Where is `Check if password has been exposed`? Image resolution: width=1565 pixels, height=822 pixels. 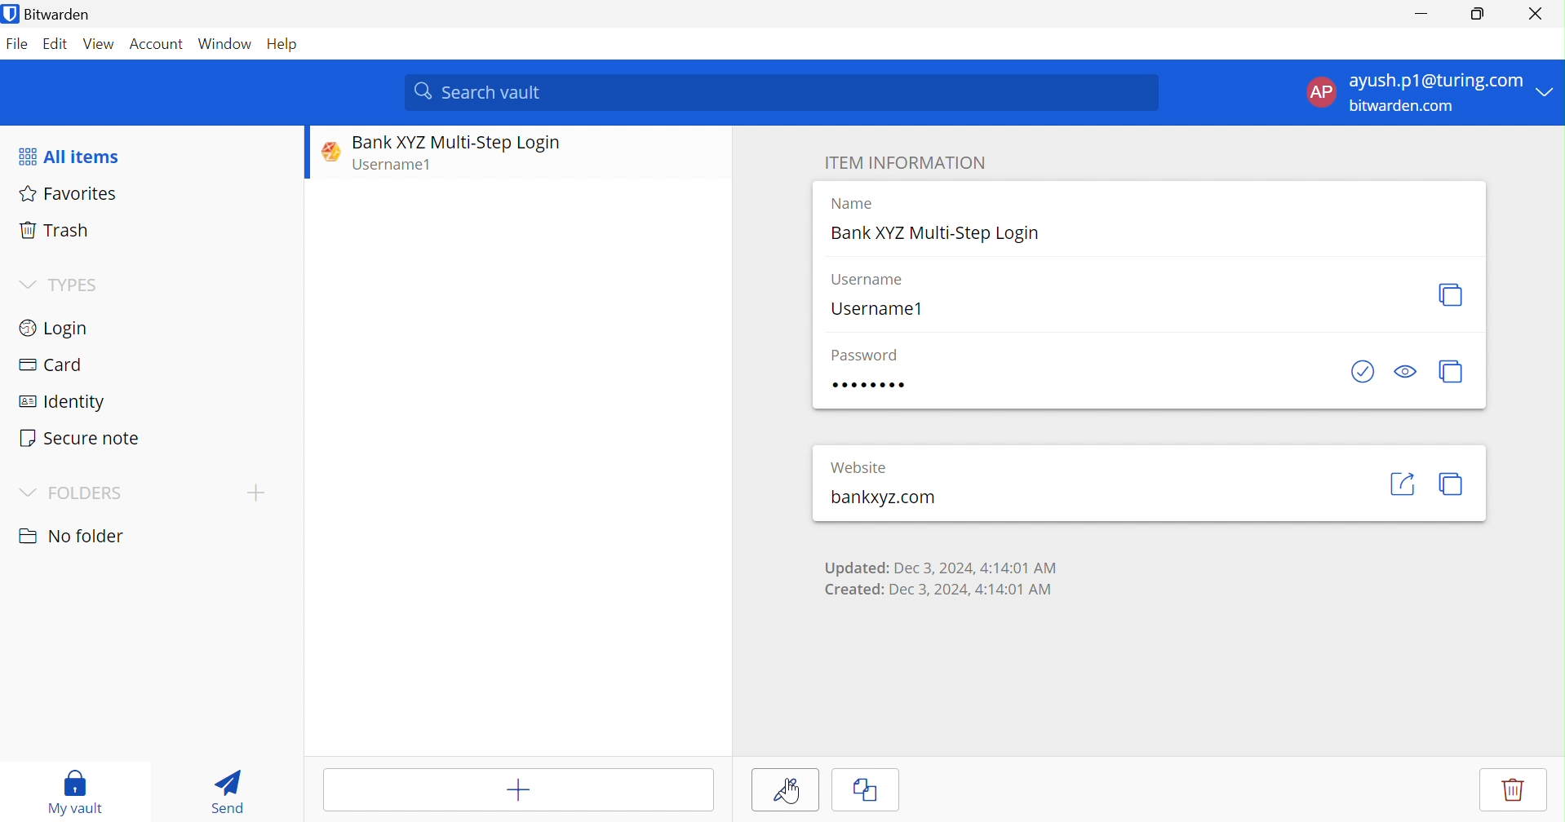 Check if password has been exposed is located at coordinates (1365, 372).